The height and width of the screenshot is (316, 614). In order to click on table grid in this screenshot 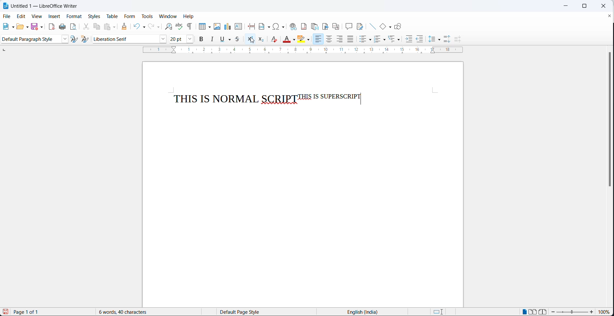, I will do `click(209, 27)`.